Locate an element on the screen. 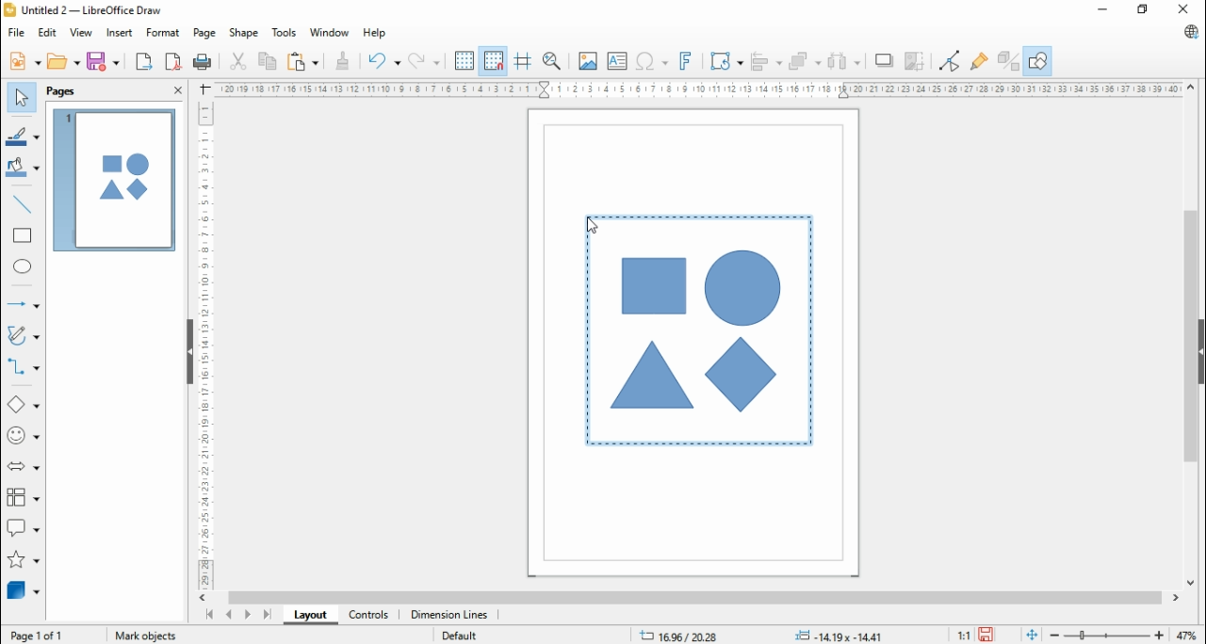 The height and width of the screenshot is (644, 1206). format is located at coordinates (164, 33).